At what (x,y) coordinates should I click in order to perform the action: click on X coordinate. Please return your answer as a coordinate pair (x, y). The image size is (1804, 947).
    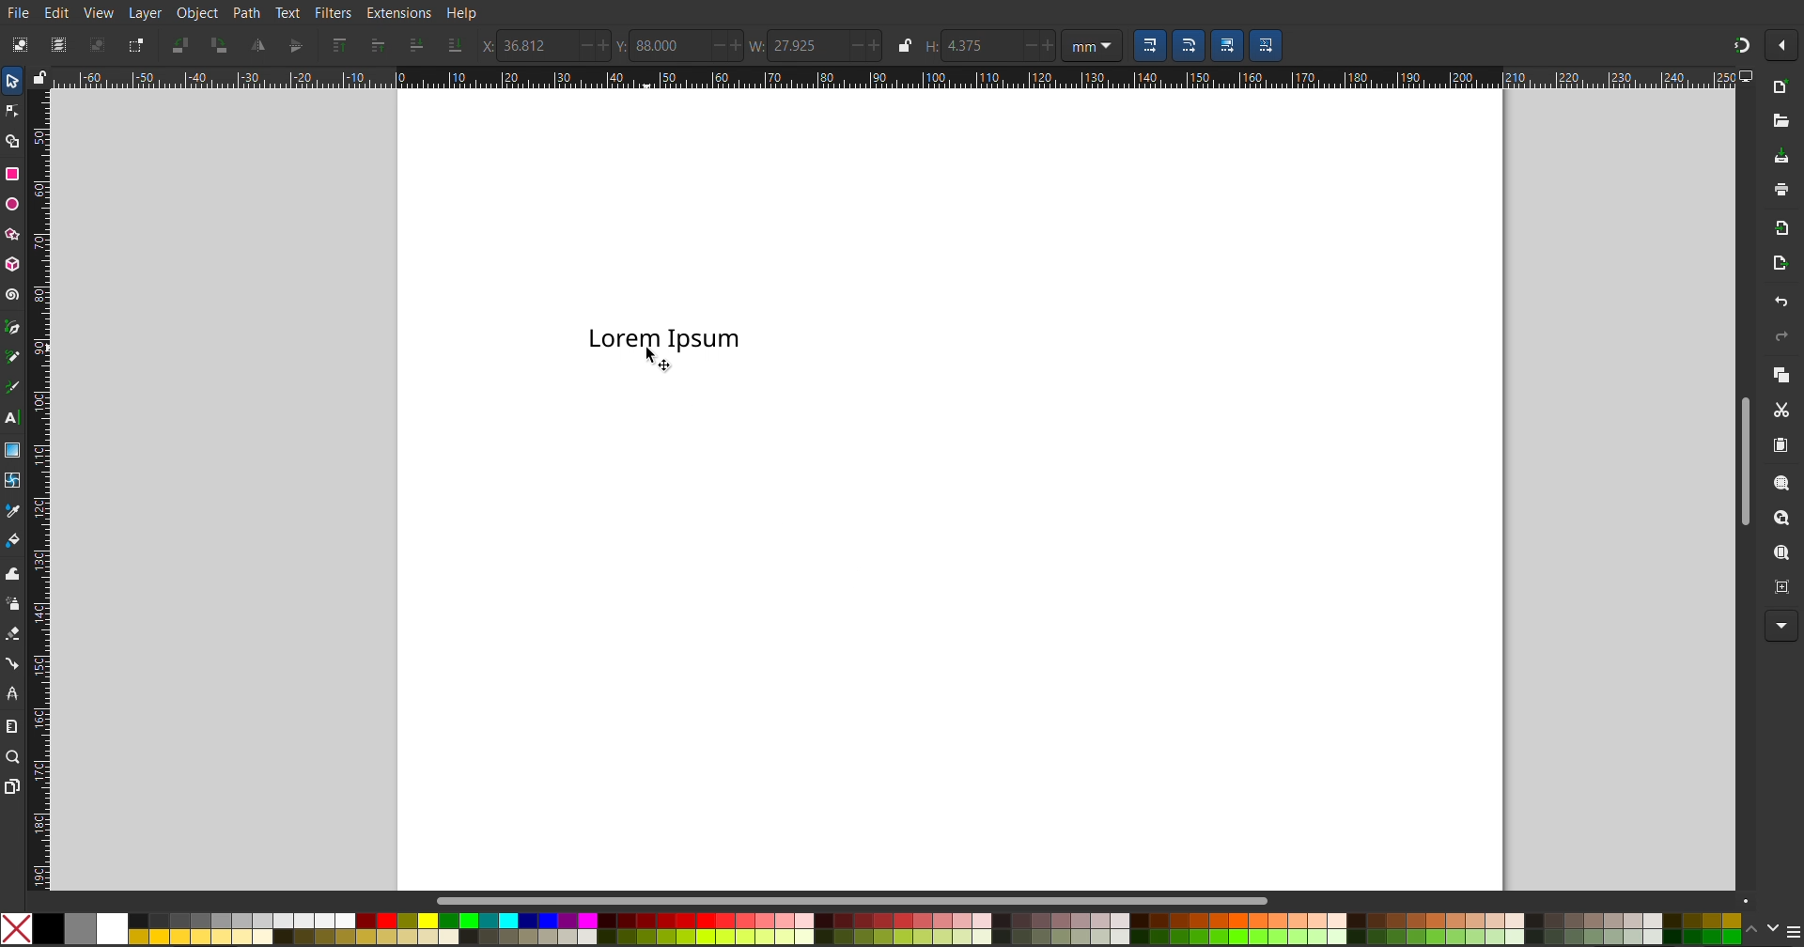
    Looking at the image, I should click on (546, 45).